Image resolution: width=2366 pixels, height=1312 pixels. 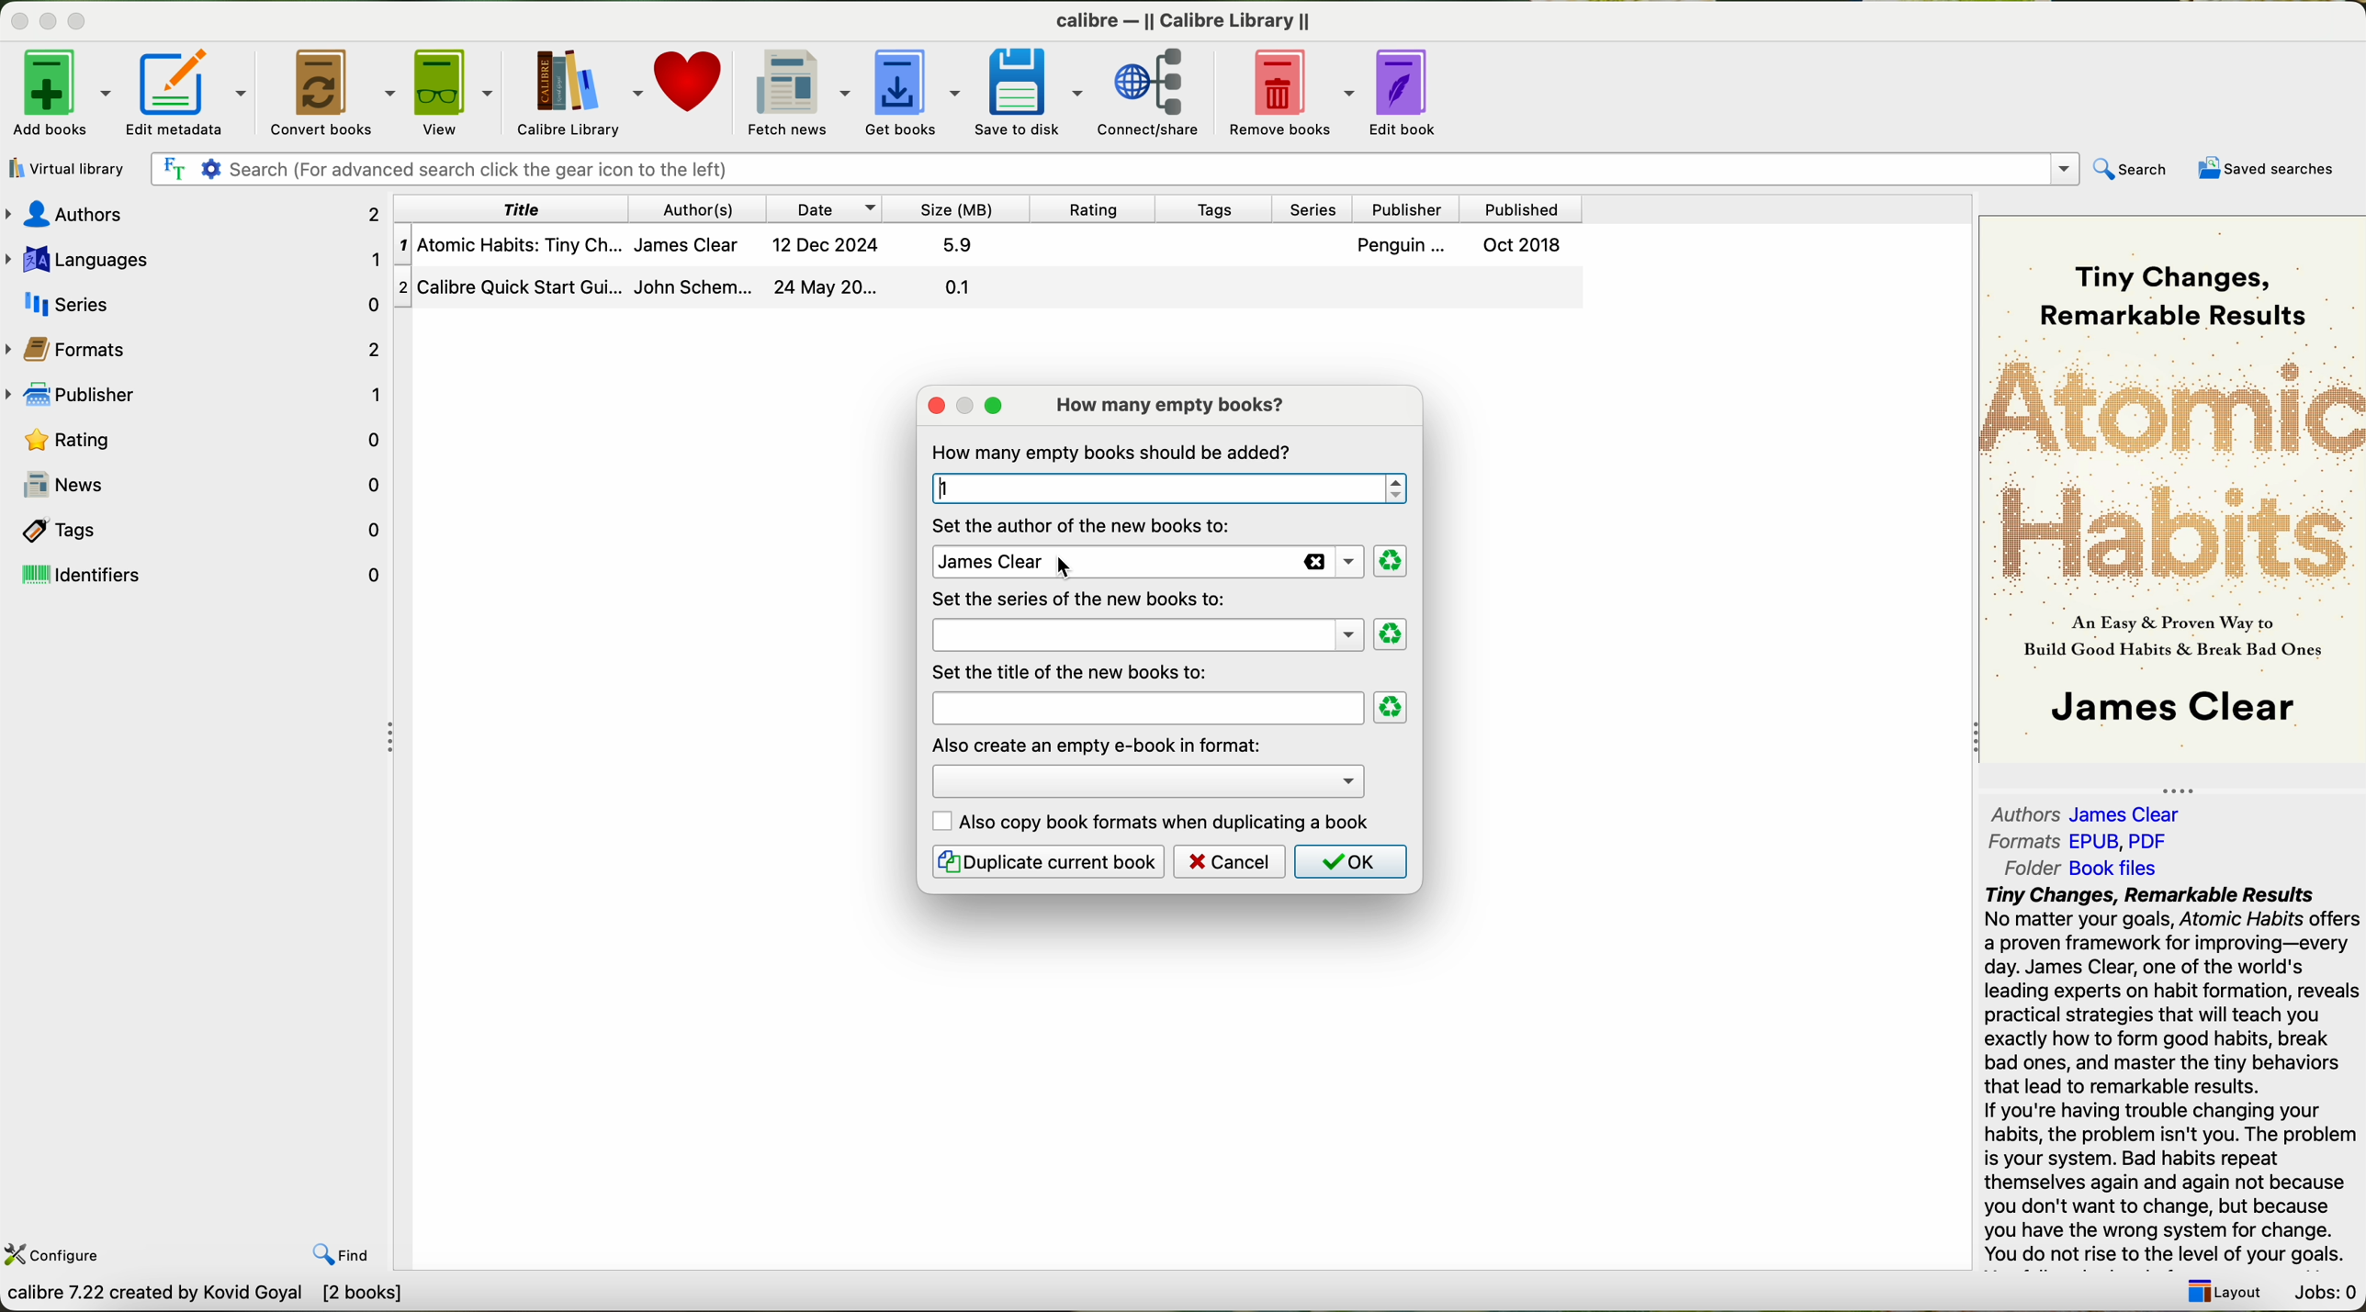 I want to click on book cover preview, so click(x=2174, y=488).